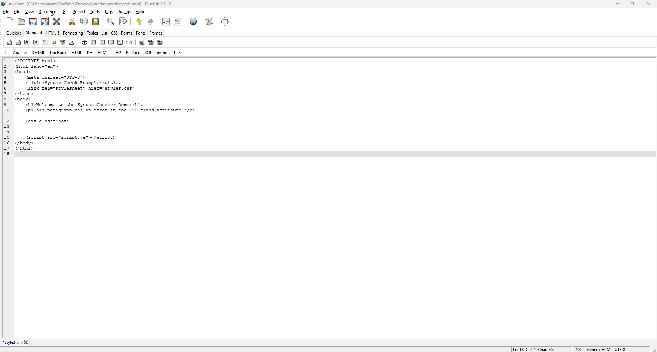 This screenshot has width=657, height=352. Describe the element at coordinates (178, 21) in the screenshot. I see `indent` at that location.